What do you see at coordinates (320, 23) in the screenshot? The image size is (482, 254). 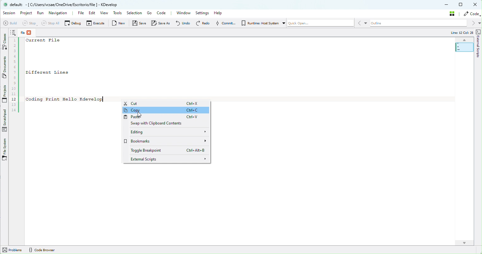 I see `Quickopen` at bounding box center [320, 23].